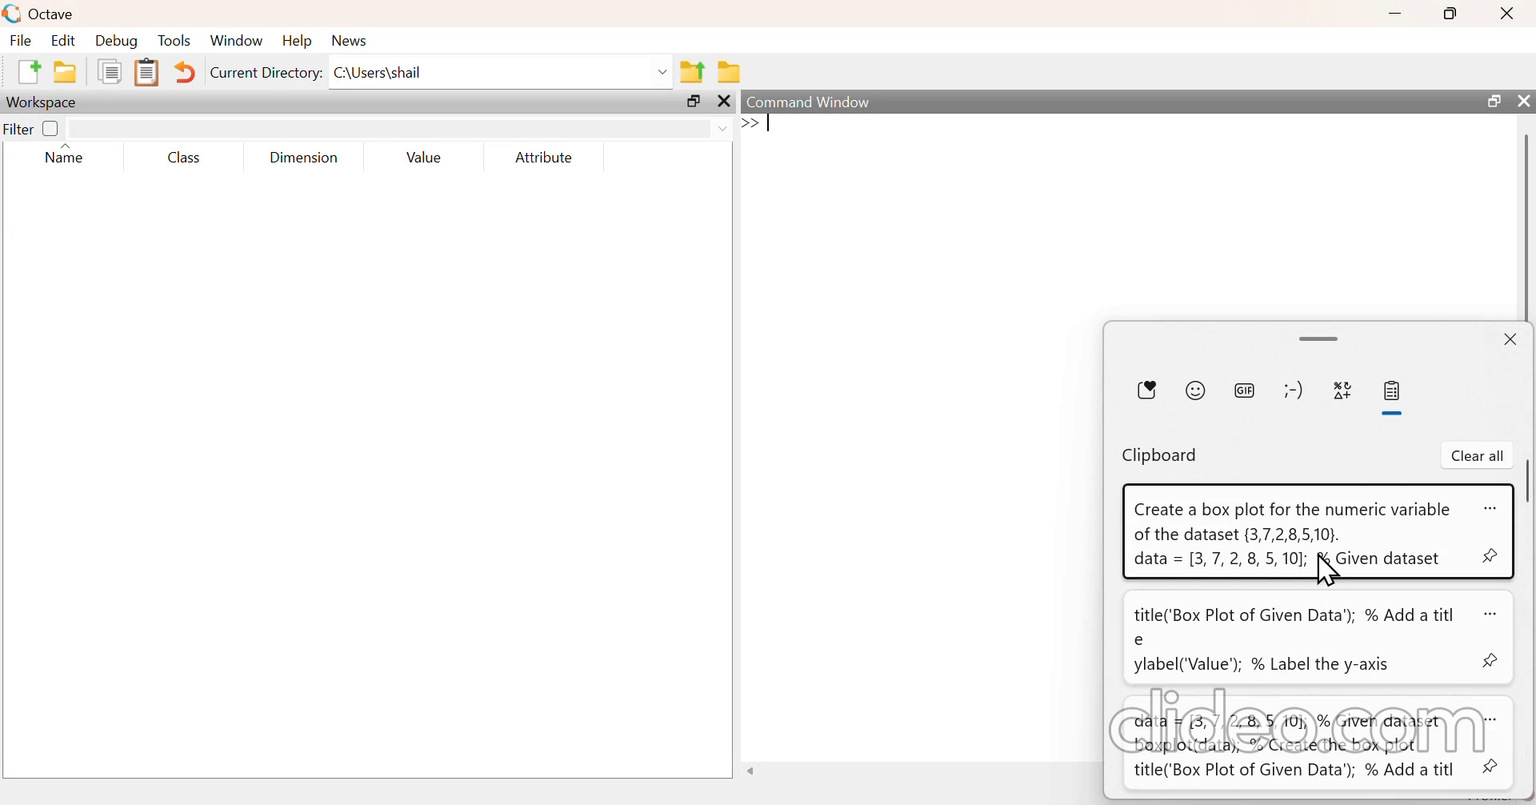 The image size is (1536, 805). I want to click on cursor, so click(1332, 571).